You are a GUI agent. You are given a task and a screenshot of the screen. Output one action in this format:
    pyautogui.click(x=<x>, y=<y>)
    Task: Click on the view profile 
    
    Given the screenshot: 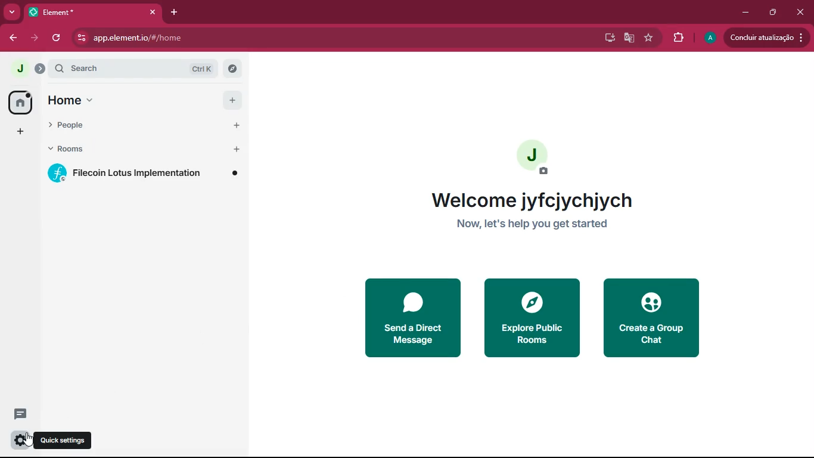 What is the action you would take?
    pyautogui.click(x=15, y=69)
    